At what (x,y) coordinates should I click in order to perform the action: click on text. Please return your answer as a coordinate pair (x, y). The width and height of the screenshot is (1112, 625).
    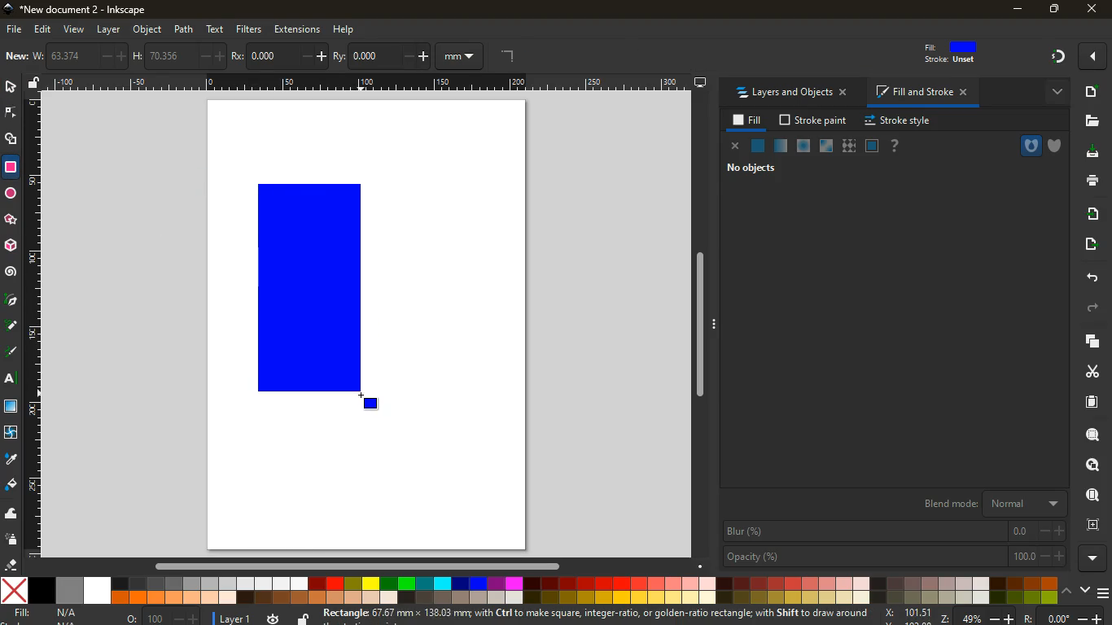
    Looking at the image, I should click on (12, 378).